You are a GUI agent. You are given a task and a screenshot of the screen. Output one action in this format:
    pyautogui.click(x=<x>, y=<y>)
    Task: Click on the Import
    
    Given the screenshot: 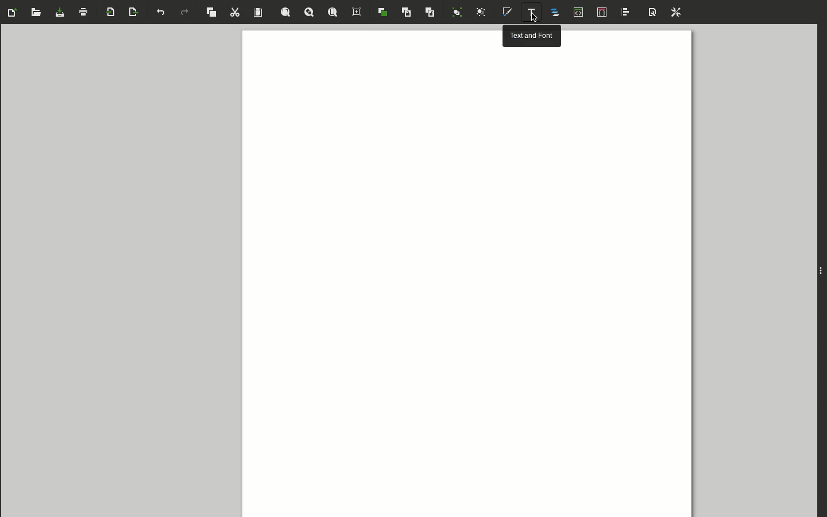 What is the action you would take?
    pyautogui.click(x=112, y=13)
    